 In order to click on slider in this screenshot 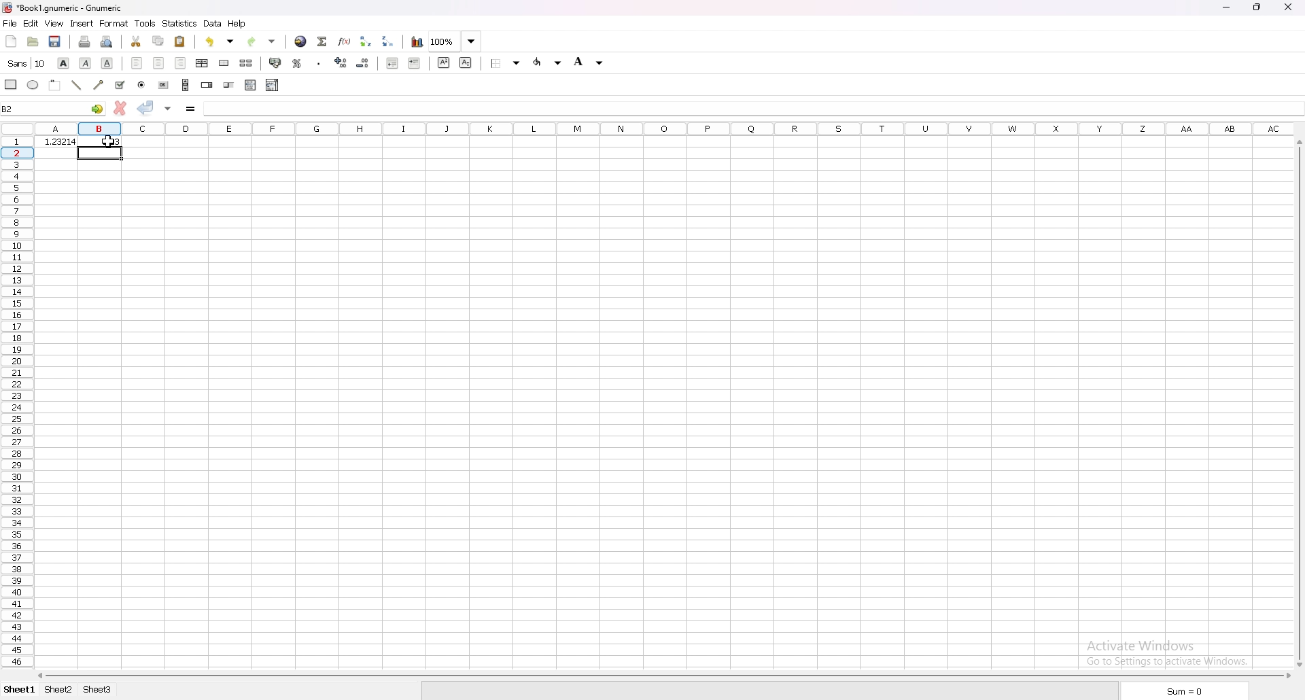, I will do `click(229, 86)`.